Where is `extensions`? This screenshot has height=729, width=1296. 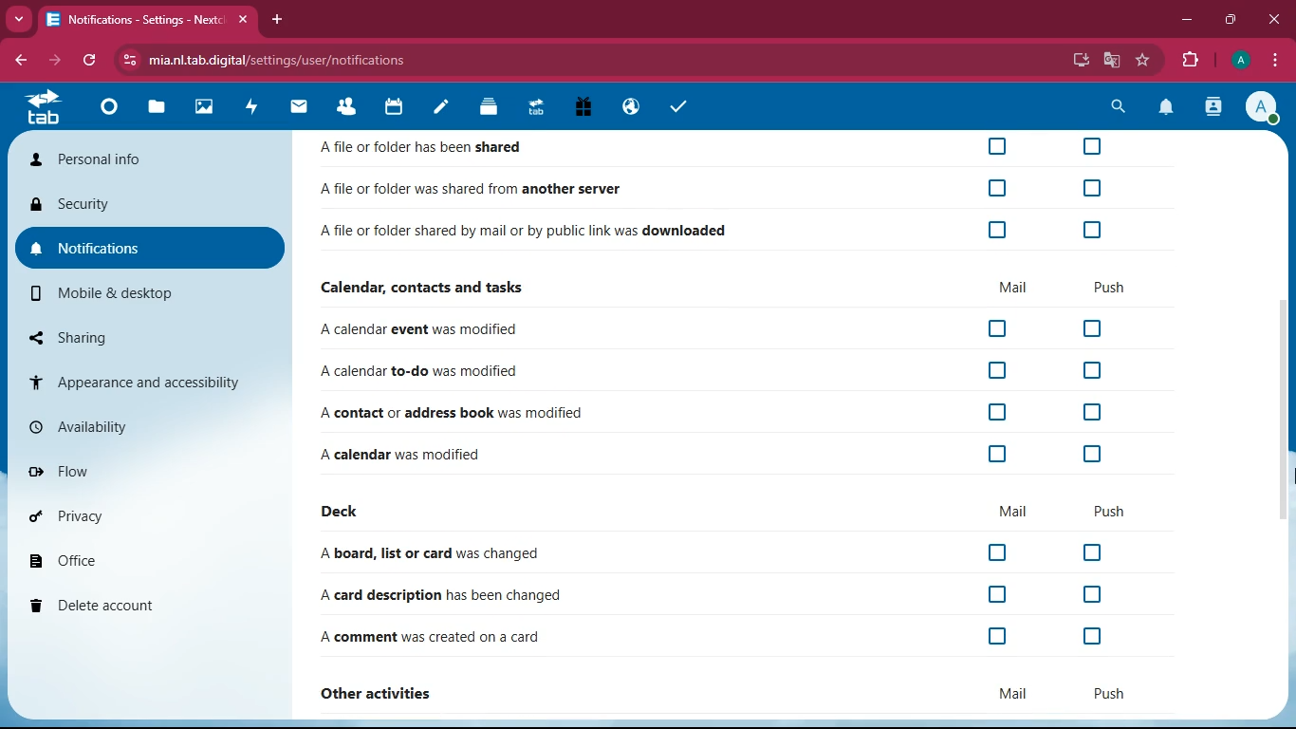
extensions is located at coordinates (1189, 62).